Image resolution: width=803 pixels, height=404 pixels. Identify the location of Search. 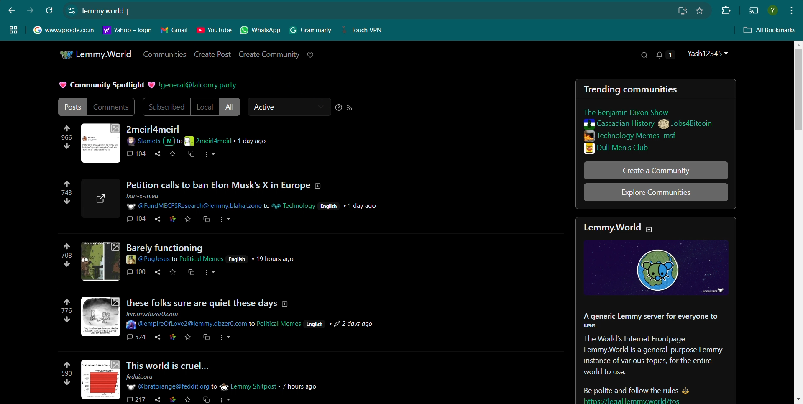
(644, 55).